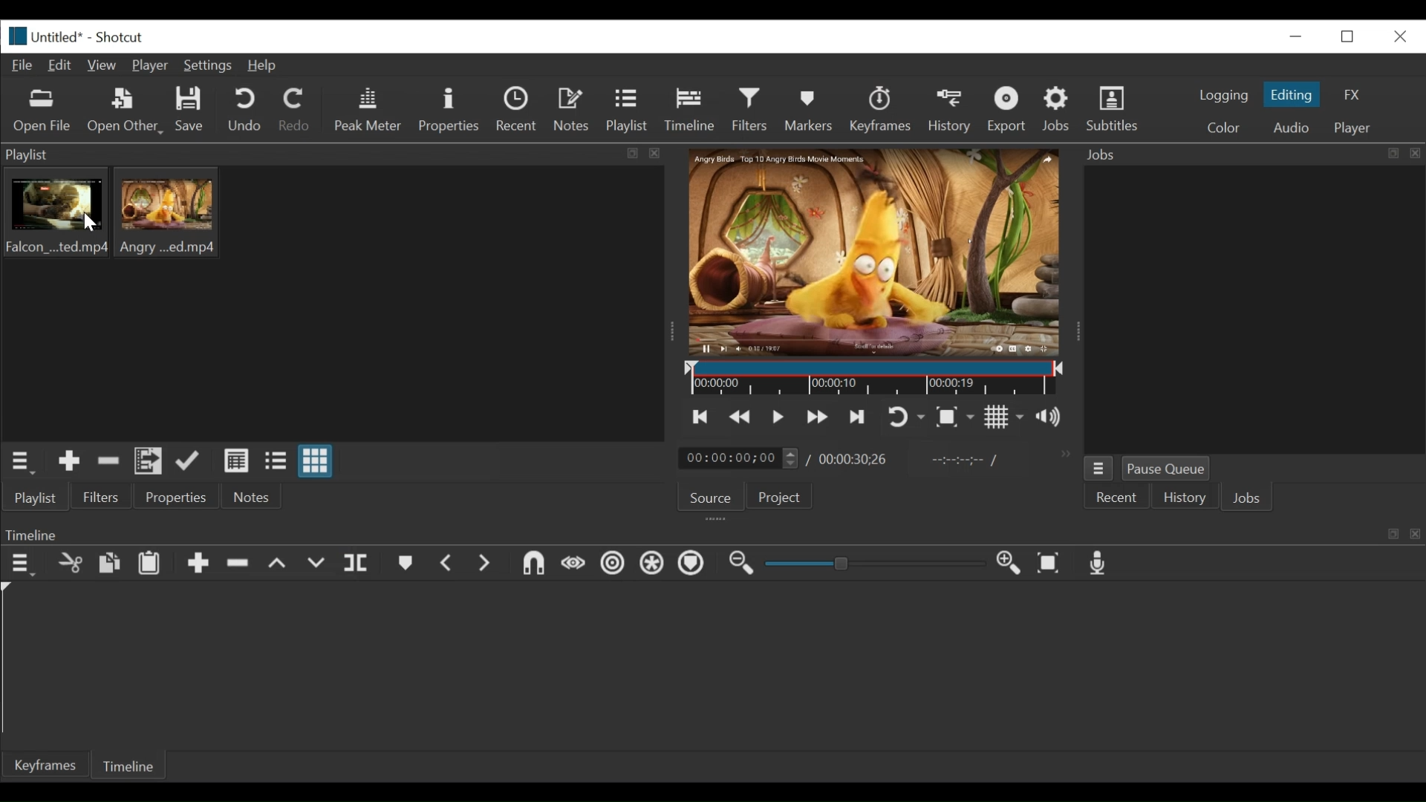 The image size is (1426, 802). I want to click on Toggle zoom, so click(954, 418).